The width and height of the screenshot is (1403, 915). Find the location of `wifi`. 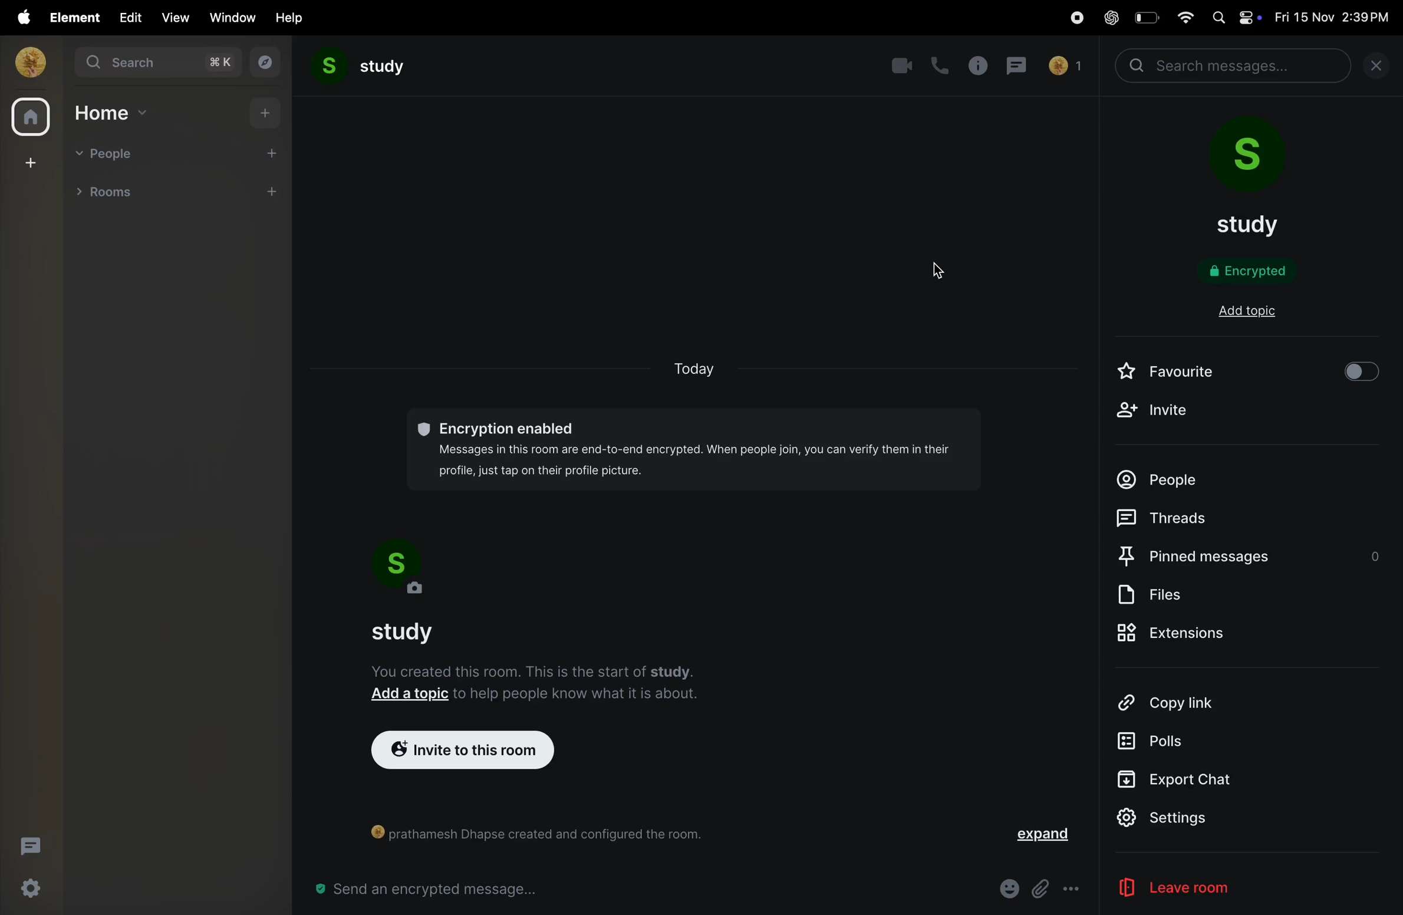

wifi is located at coordinates (1181, 16).